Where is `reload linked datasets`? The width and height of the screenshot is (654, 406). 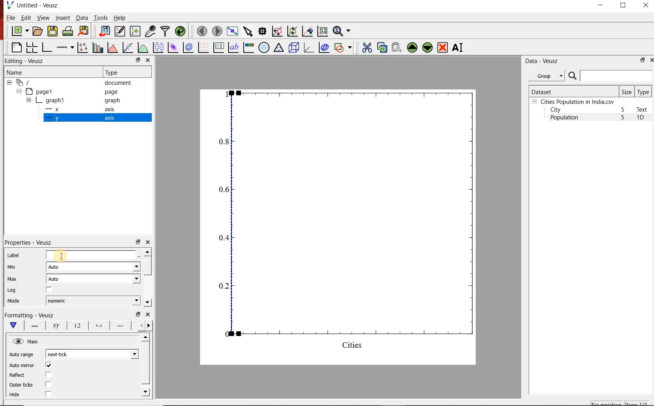 reload linked datasets is located at coordinates (180, 31).